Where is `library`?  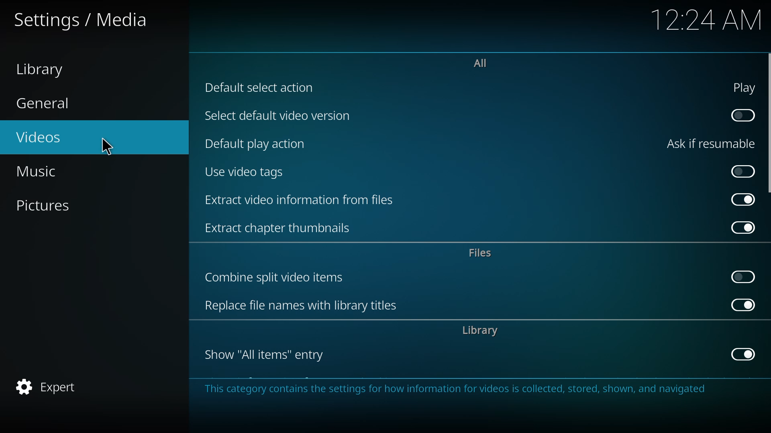 library is located at coordinates (47, 70).